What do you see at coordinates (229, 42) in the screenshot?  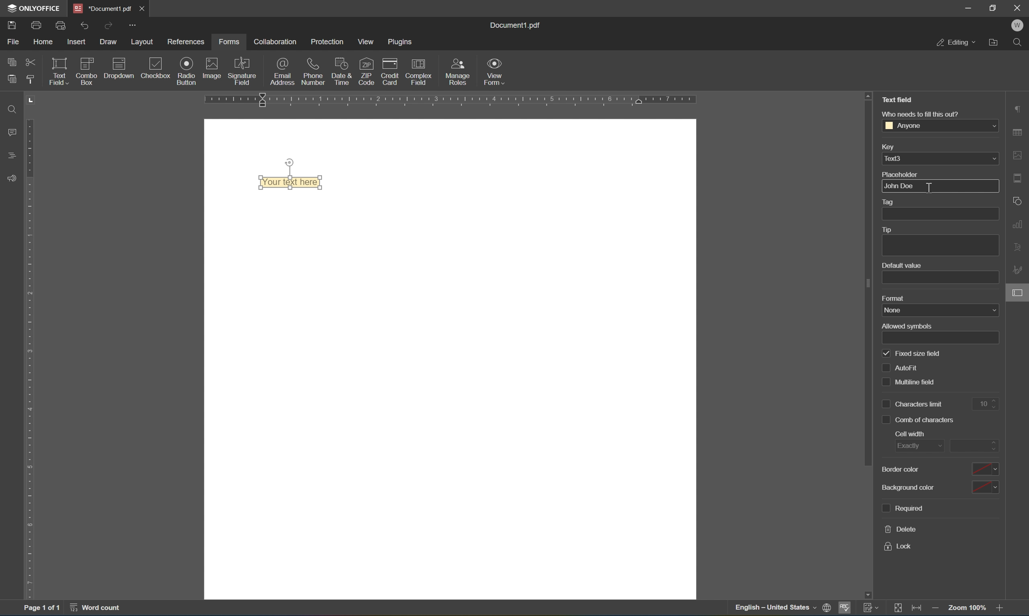 I see `forms` at bounding box center [229, 42].